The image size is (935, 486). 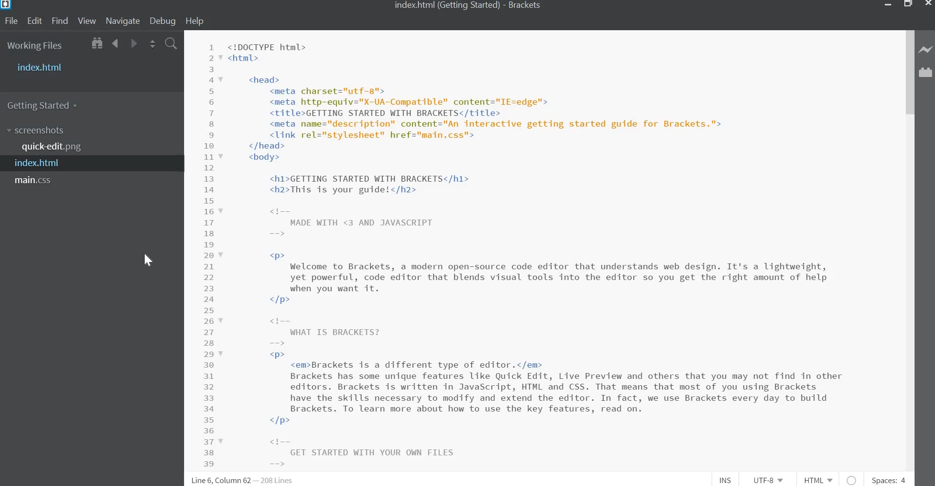 I want to click on Find, so click(x=59, y=21).